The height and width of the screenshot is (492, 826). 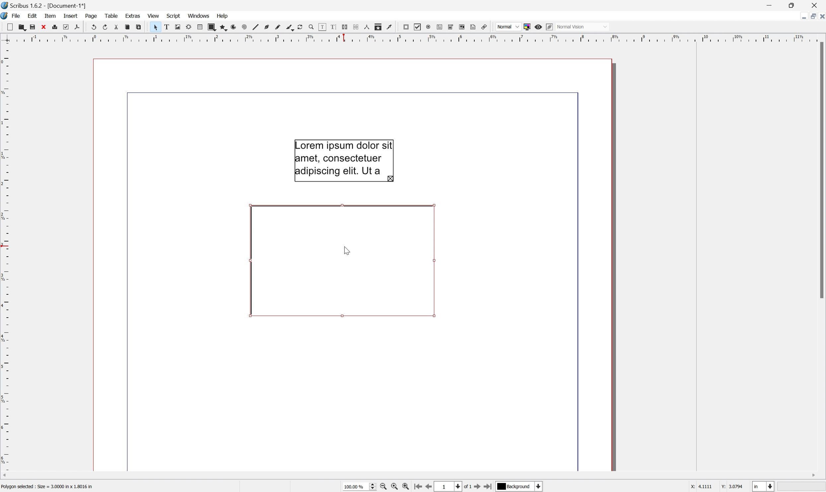 I want to click on Calligraphic line, so click(x=290, y=28).